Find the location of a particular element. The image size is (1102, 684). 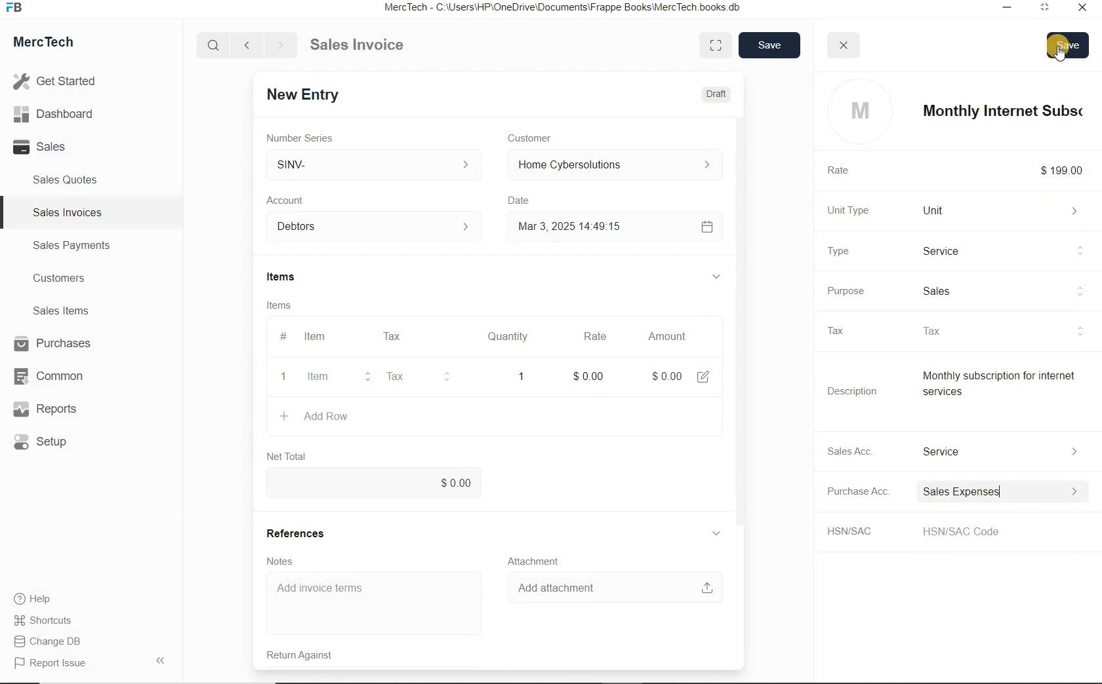

Customers is located at coordinates (71, 278).